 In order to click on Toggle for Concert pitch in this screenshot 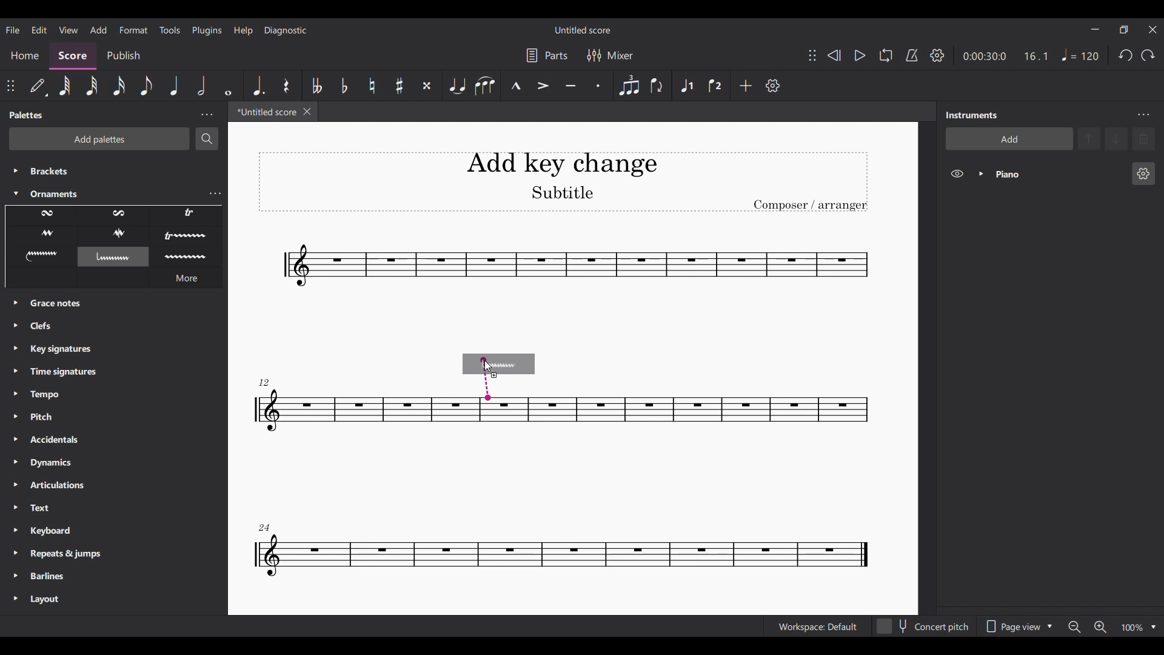, I will do `click(924, 626)`.